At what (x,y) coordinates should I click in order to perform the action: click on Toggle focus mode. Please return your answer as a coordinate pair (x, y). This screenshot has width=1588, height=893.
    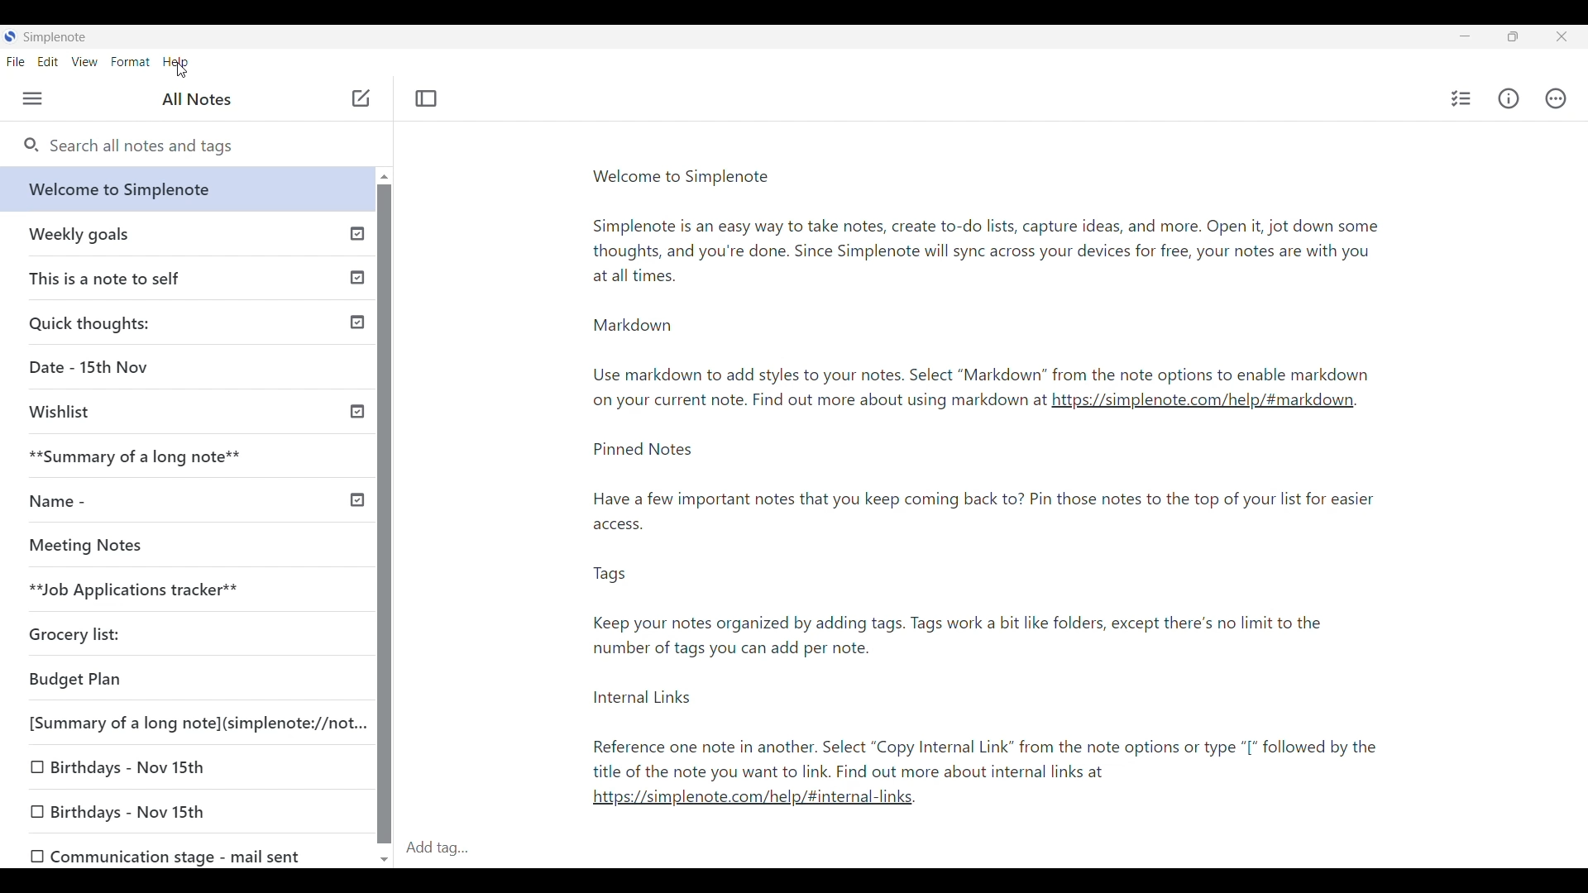
    Looking at the image, I should click on (426, 98).